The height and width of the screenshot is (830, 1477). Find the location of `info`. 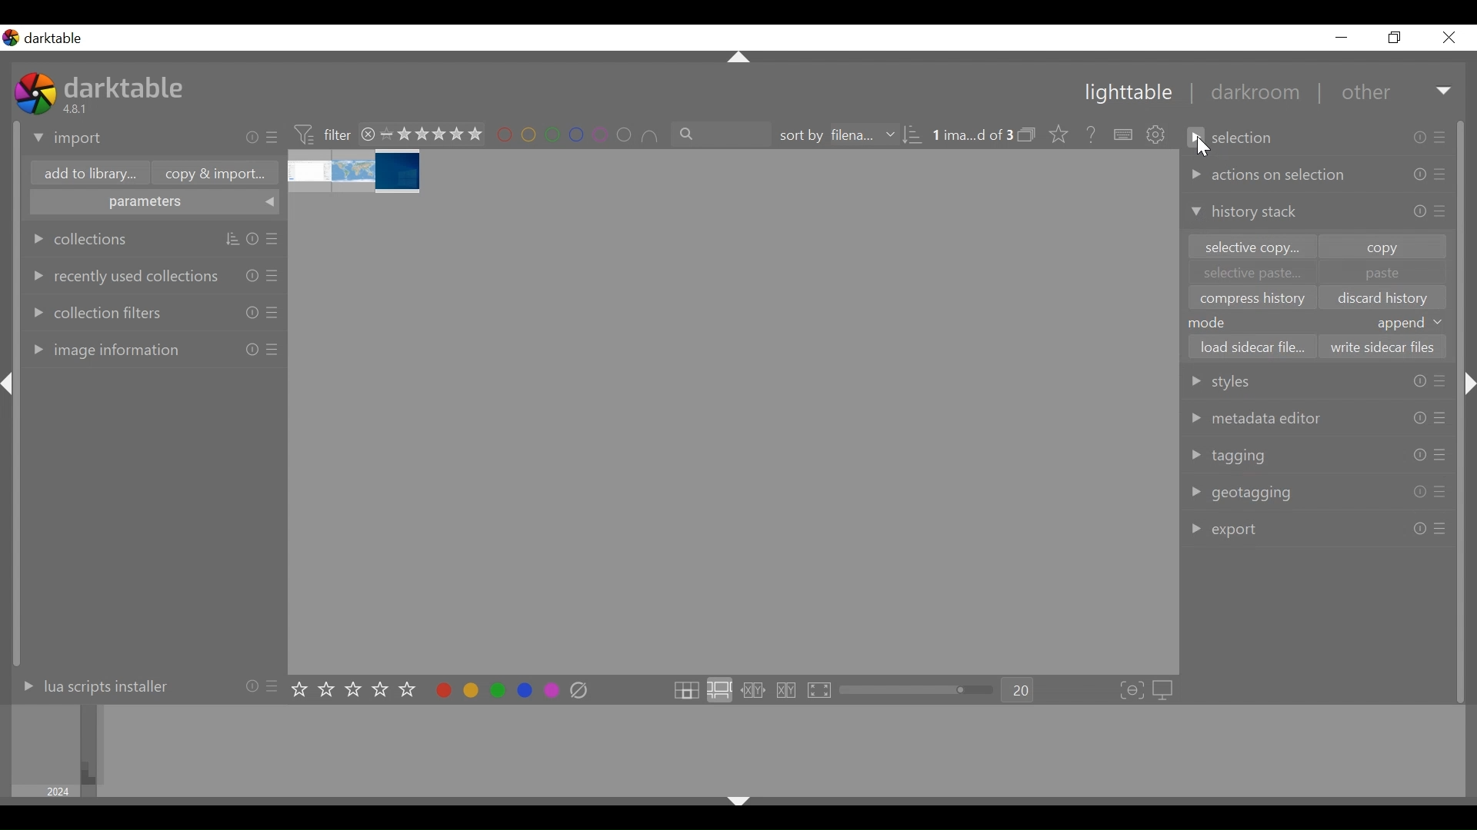

info is located at coordinates (1421, 138).